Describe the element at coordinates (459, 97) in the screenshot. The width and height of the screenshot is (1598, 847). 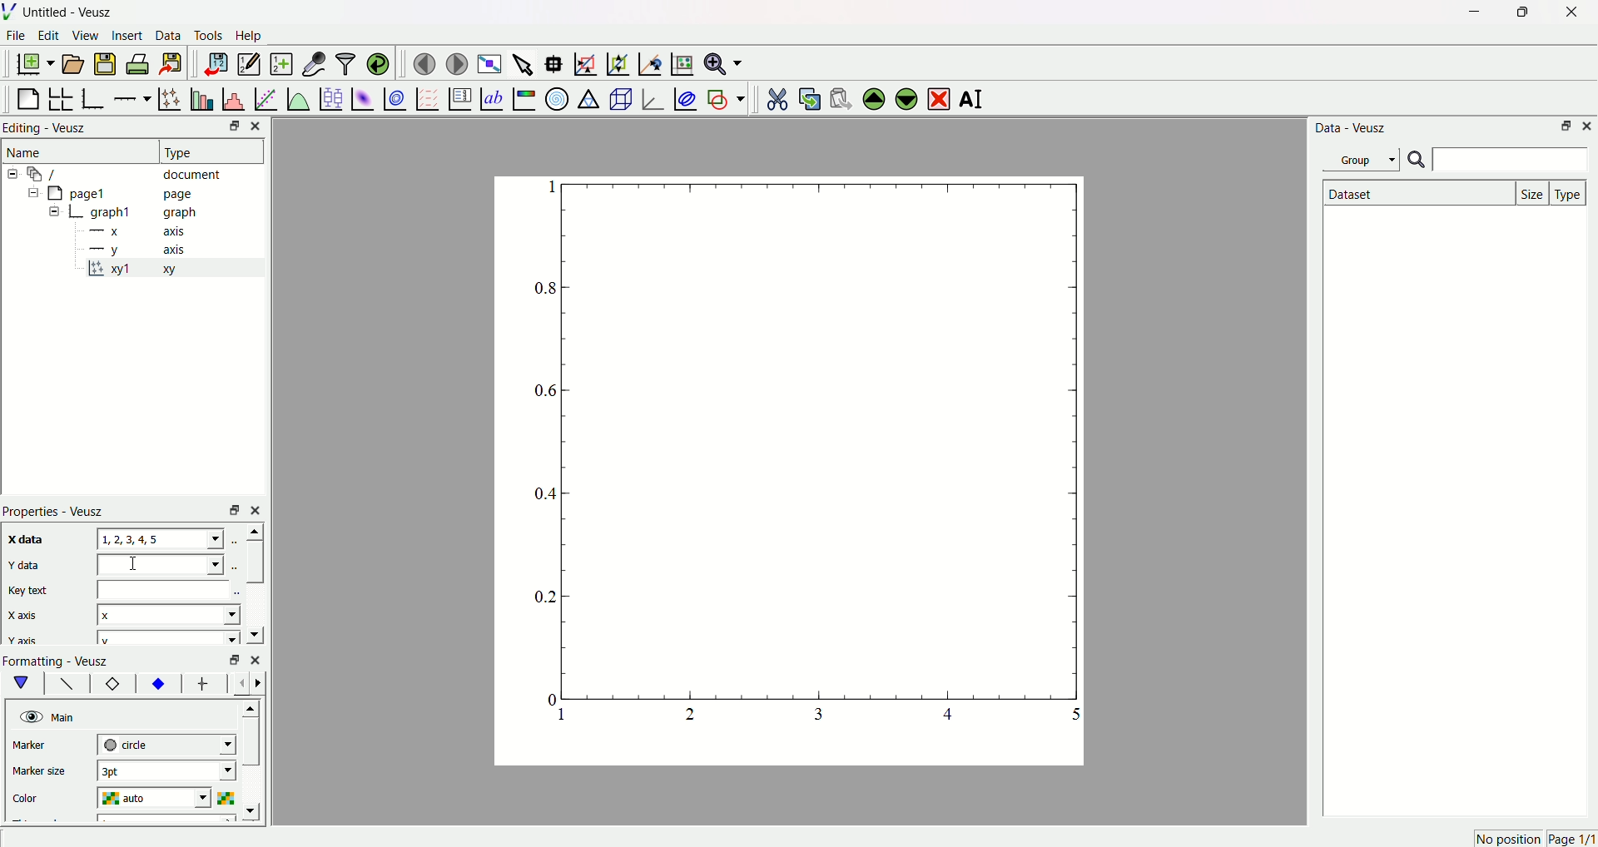
I see `plot key` at that location.